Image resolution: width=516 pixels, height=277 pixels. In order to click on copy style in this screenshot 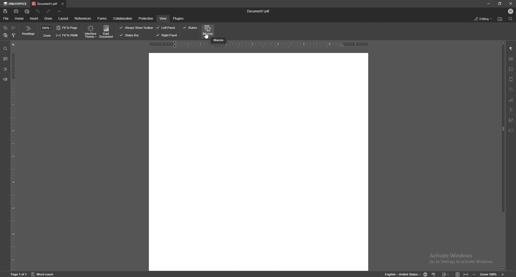, I will do `click(14, 35)`.